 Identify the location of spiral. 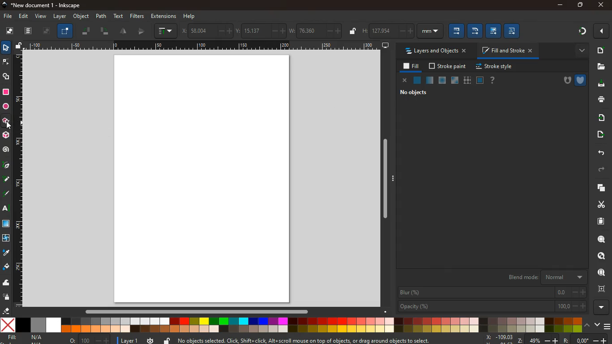
(7, 151).